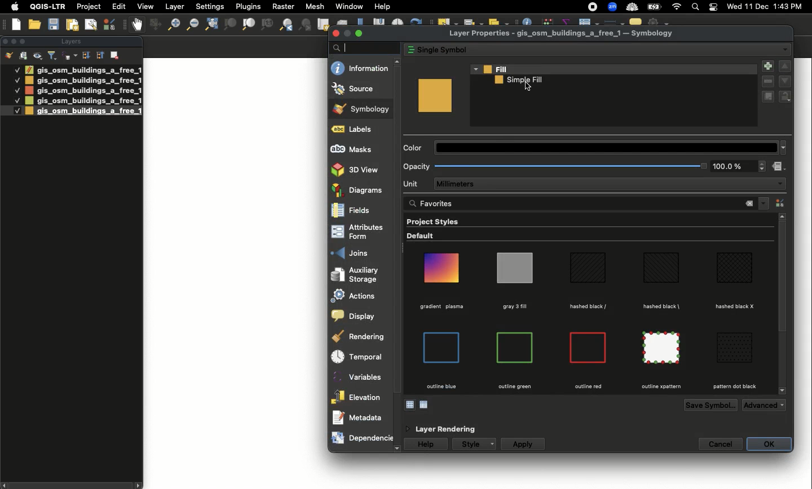 Image resolution: width=812 pixels, height=489 pixels. I want to click on Checked, so click(16, 79).